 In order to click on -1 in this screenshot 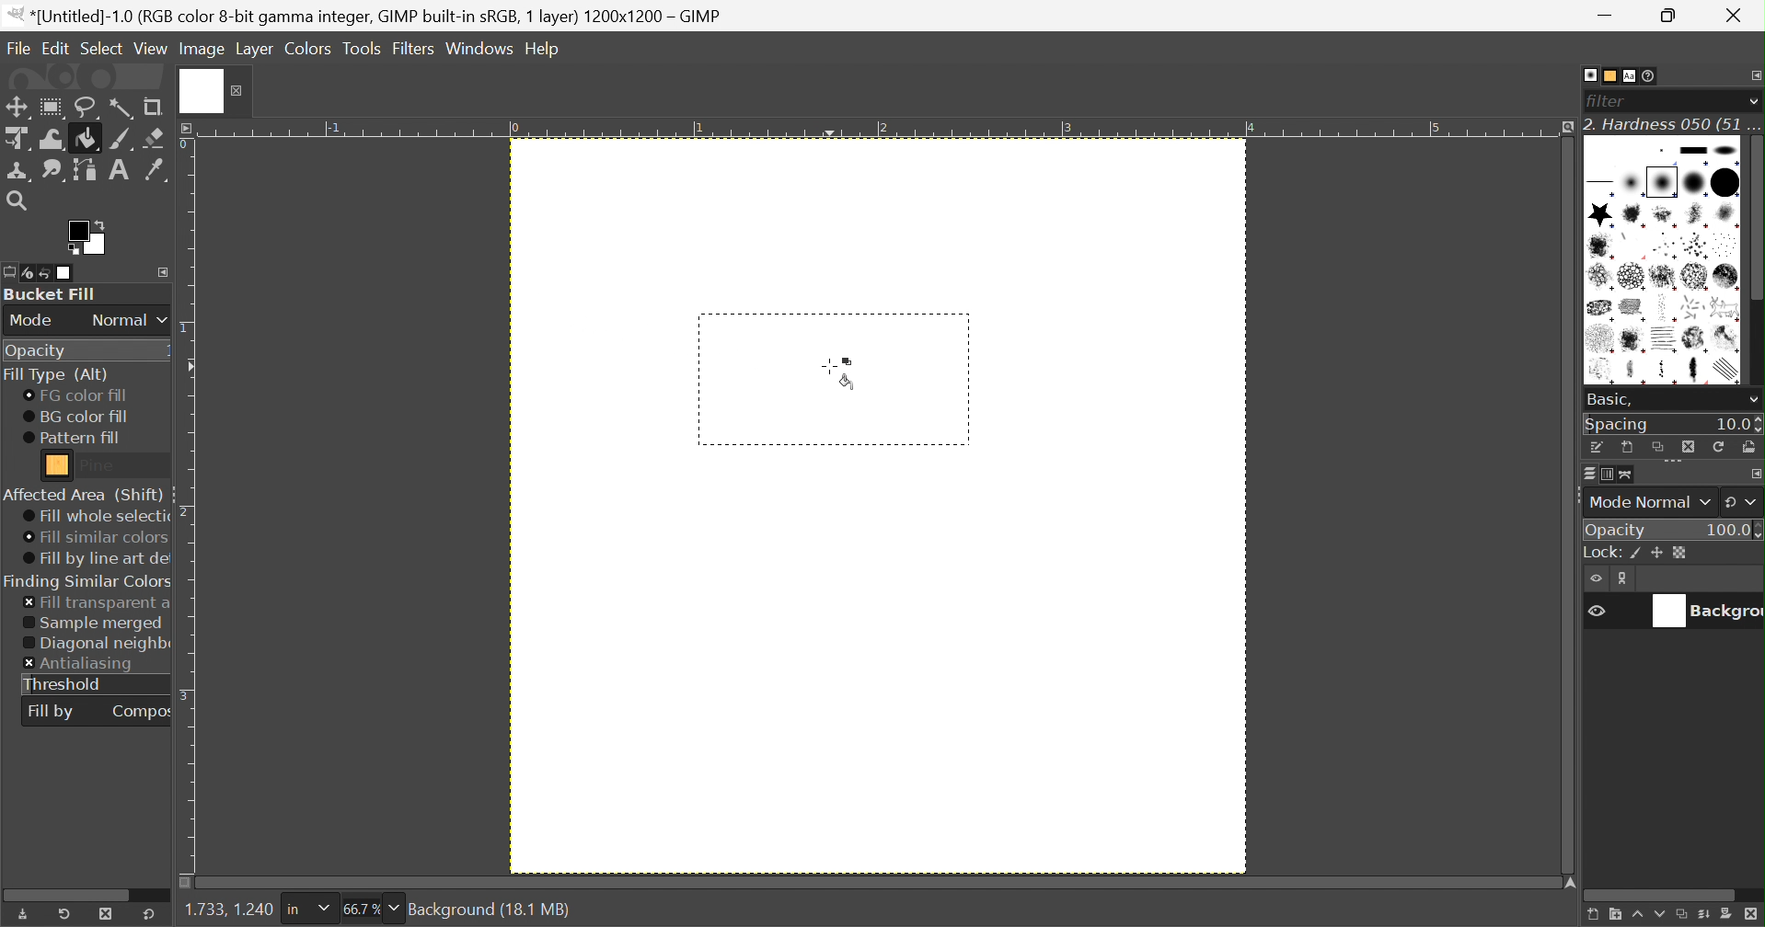, I will do `click(331, 127)`.